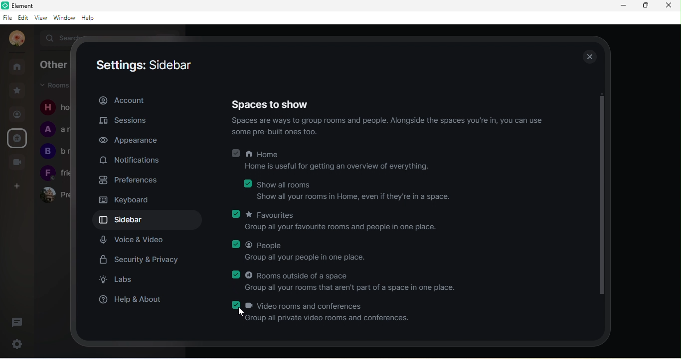  What do you see at coordinates (150, 220) in the screenshot?
I see `sidebar` at bounding box center [150, 220].